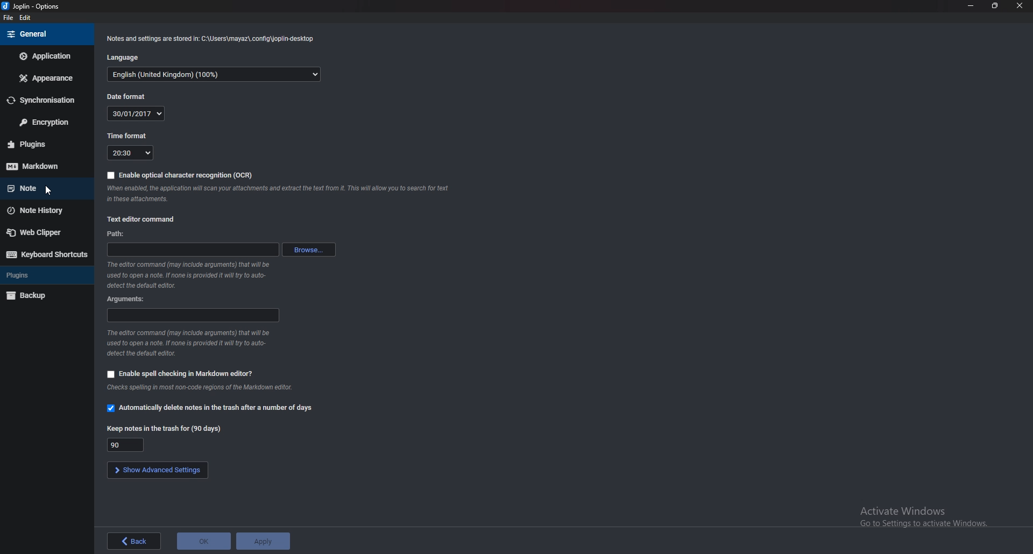 This screenshot has width=1033, height=554. I want to click on Minimize, so click(972, 5).